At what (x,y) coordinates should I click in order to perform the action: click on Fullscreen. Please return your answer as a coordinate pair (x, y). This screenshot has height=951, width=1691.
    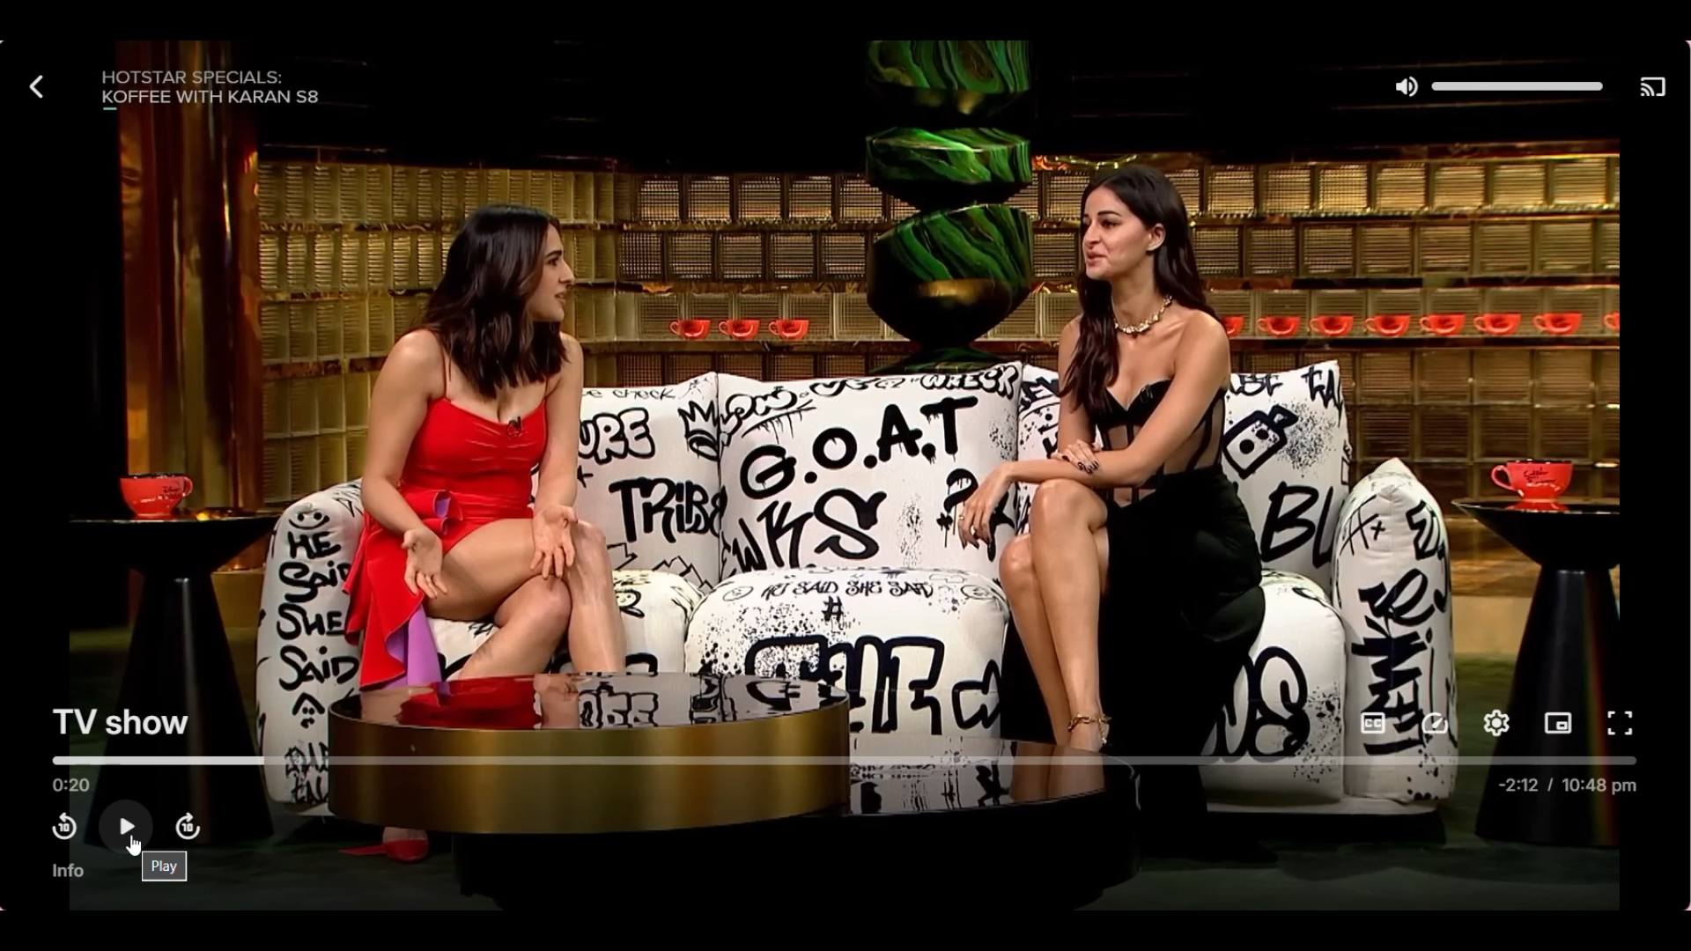
    Looking at the image, I should click on (1619, 723).